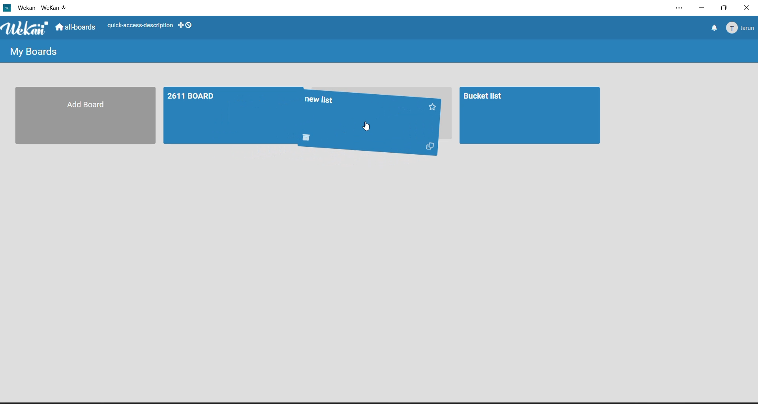 The image size is (758, 404). Describe the element at coordinates (528, 116) in the screenshot. I see `Bucket list` at that location.